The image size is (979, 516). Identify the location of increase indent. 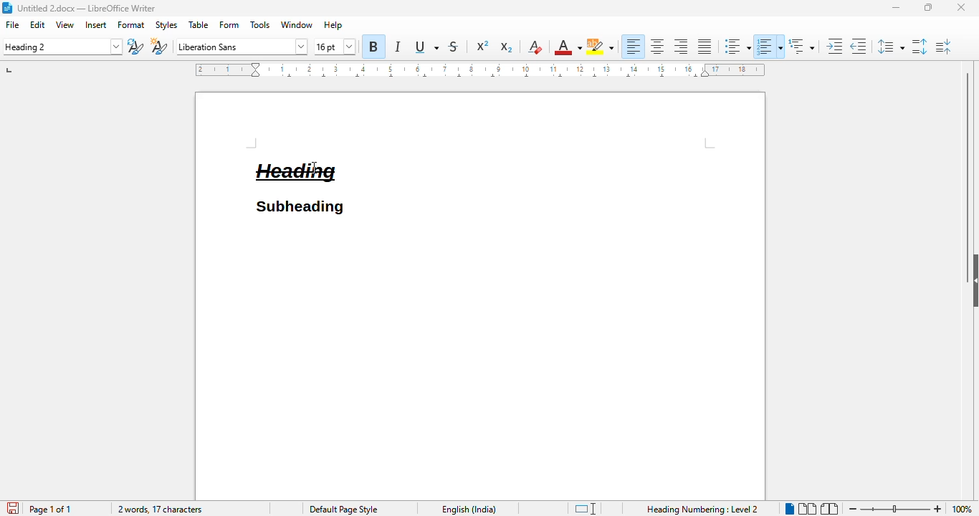
(835, 46).